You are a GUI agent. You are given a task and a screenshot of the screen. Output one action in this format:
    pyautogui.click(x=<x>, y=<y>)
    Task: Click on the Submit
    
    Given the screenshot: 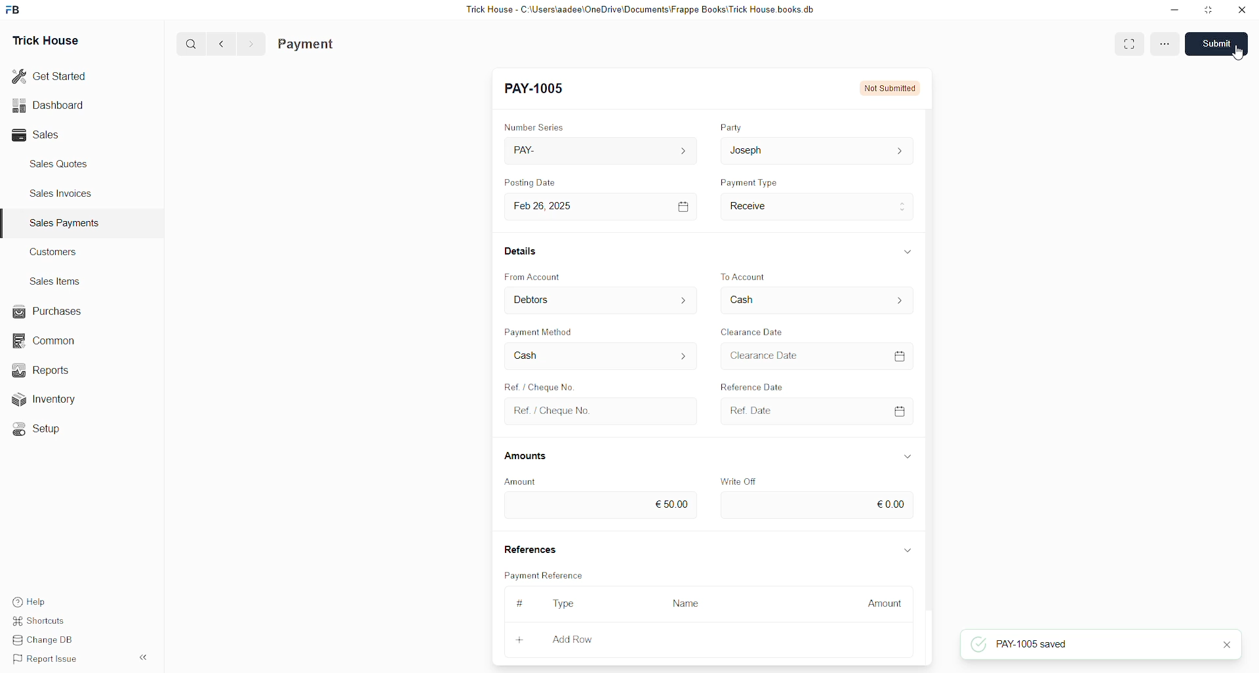 What is the action you would take?
    pyautogui.click(x=1215, y=43)
    